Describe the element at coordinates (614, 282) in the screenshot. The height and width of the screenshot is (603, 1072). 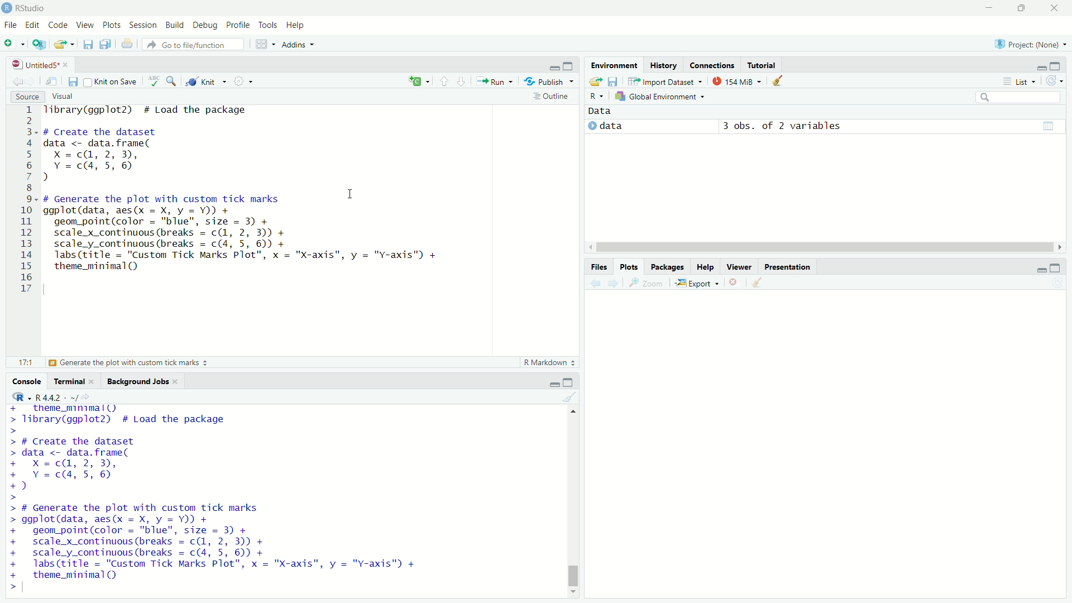
I see `next plot` at that location.